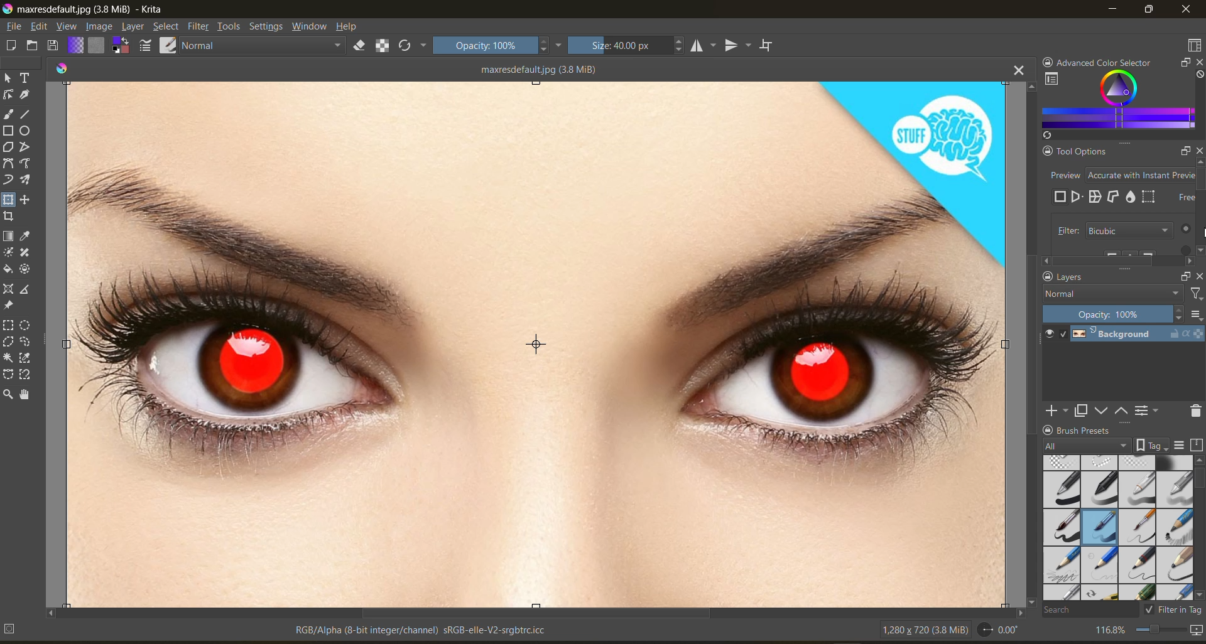  What do you see at coordinates (535, 68) in the screenshot?
I see `maxresdefault.jpg (3.8 MiB)` at bounding box center [535, 68].